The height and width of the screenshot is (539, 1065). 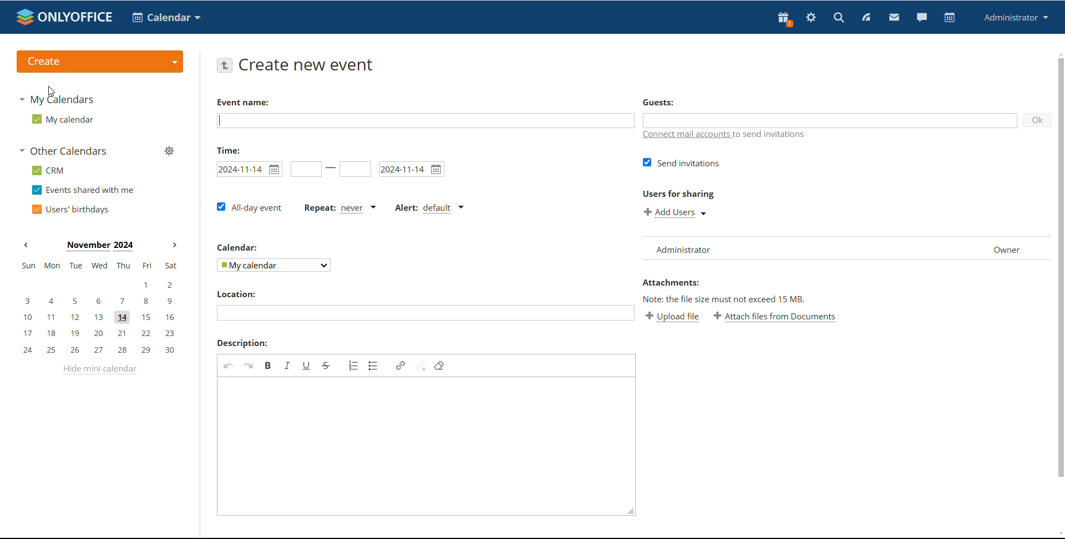 What do you see at coordinates (1037, 120) in the screenshot?
I see `ok` at bounding box center [1037, 120].